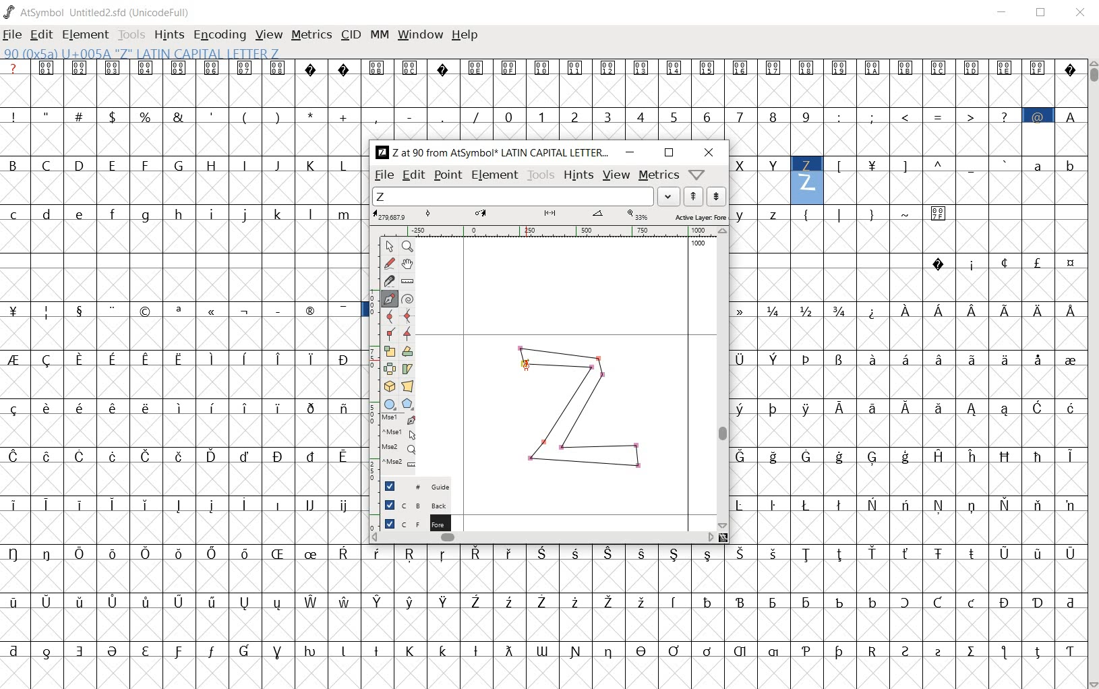 This screenshot has width=1099, height=689. What do you see at coordinates (407, 368) in the screenshot?
I see `skew the selection` at bounding box center [407, 368].